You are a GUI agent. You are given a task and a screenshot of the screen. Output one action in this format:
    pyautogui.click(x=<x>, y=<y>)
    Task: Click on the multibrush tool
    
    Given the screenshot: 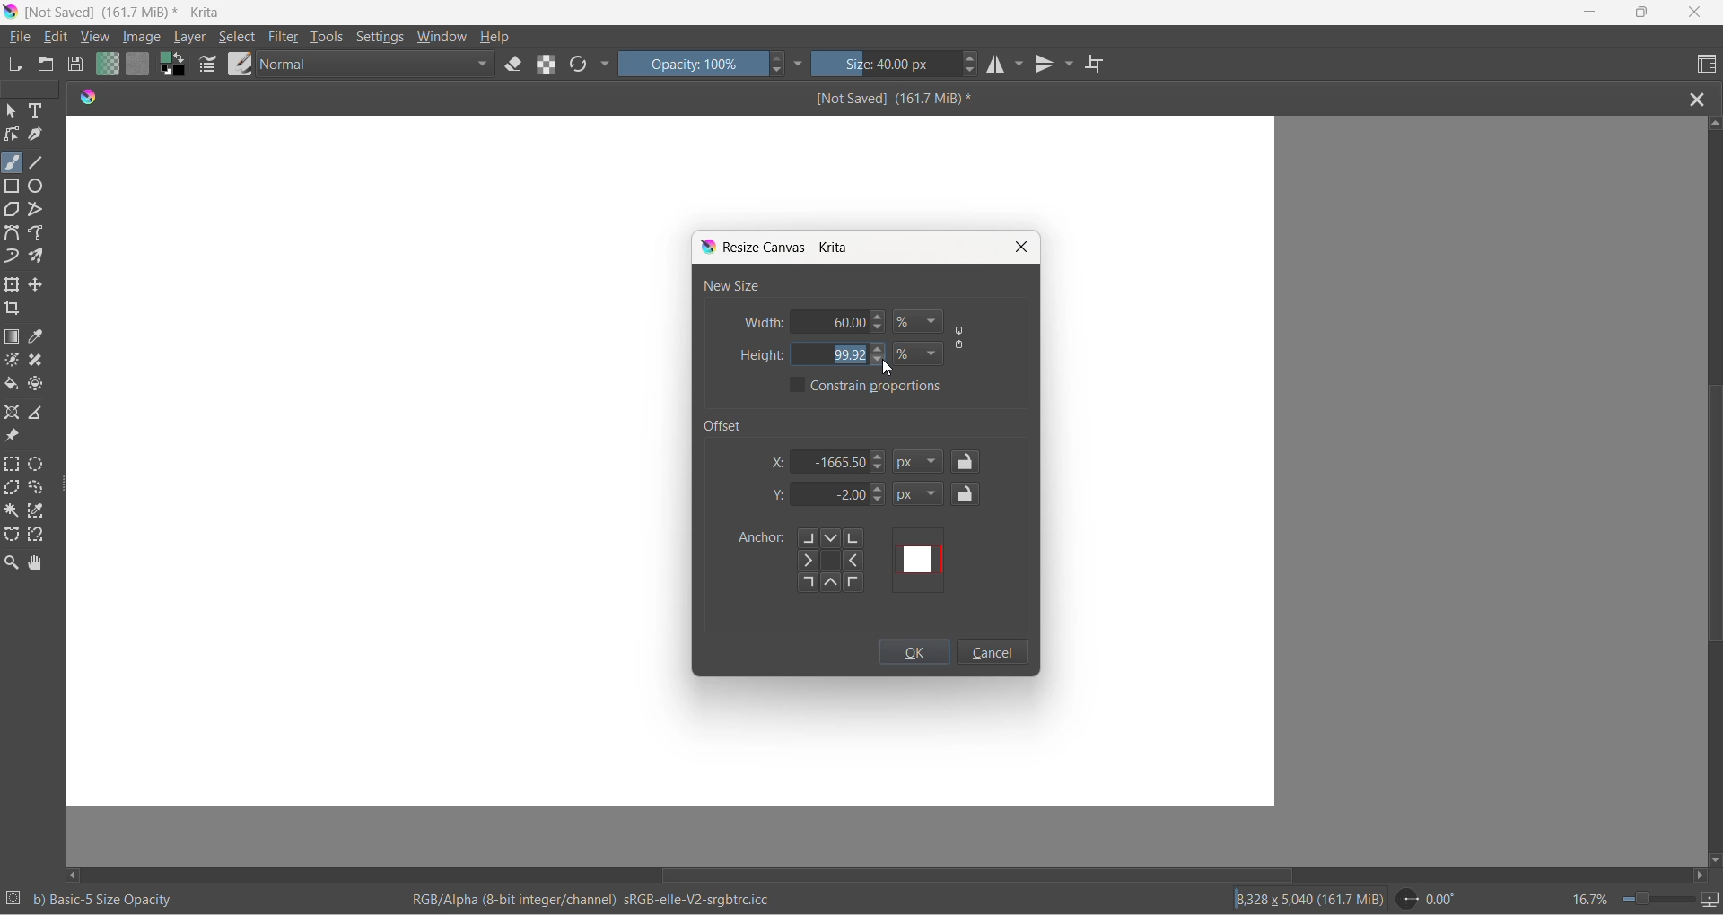 What is the action you would take?
    pyautogui.click(x=42, y=257)
    